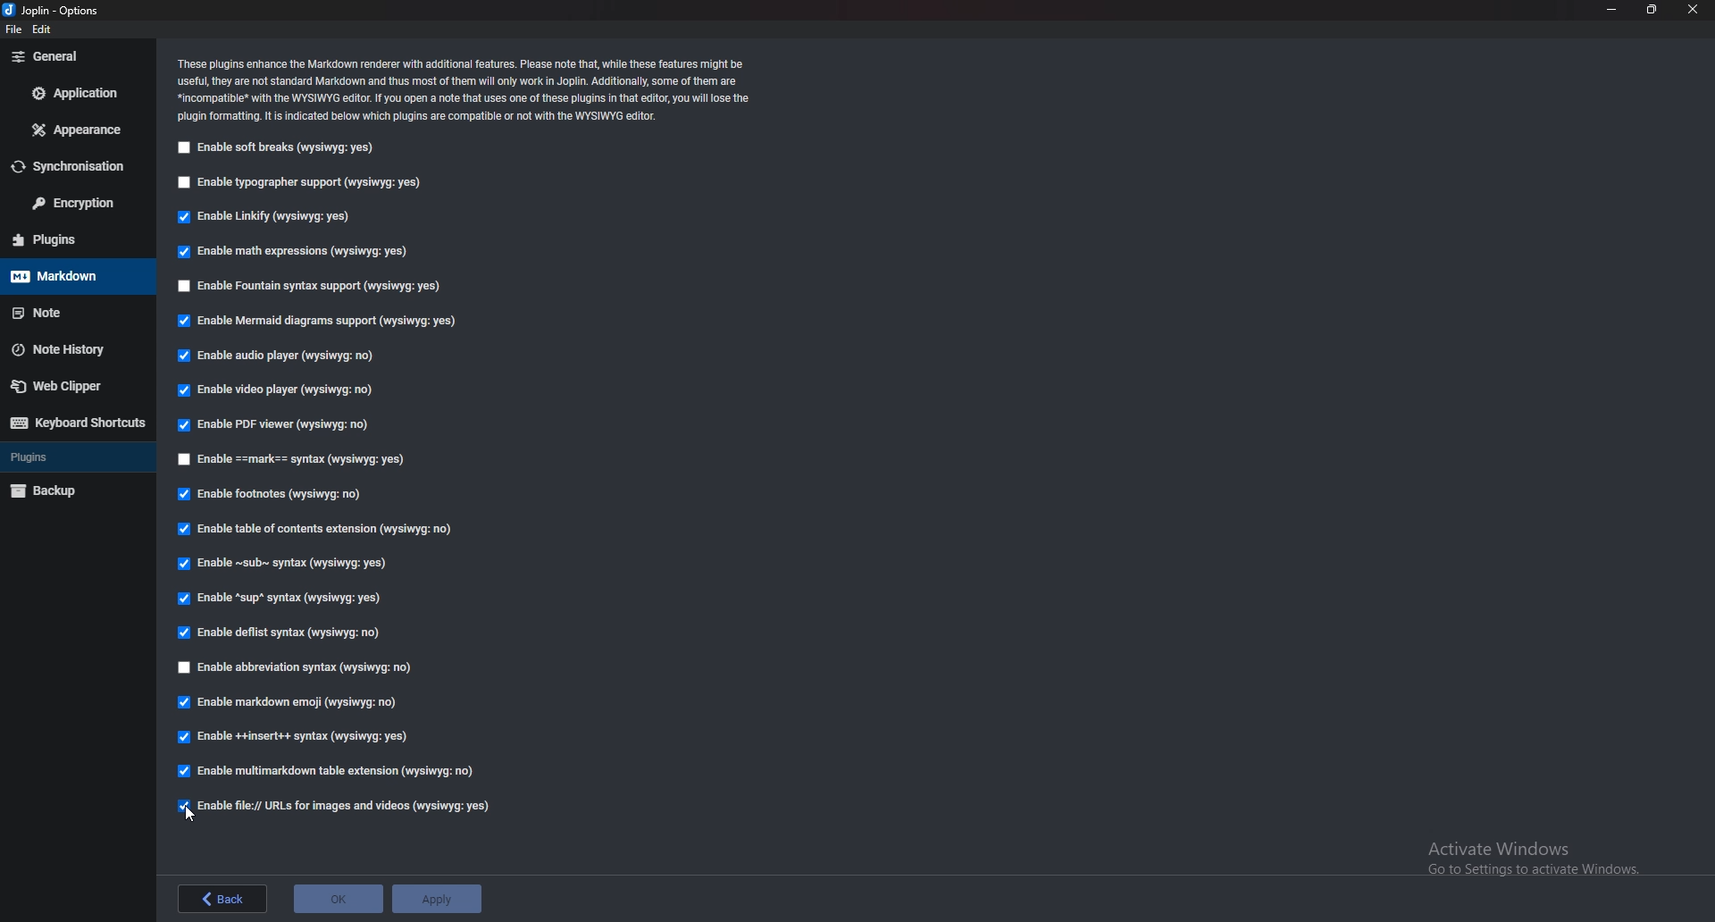 This screenshot has width=1715, height=922. What do you see at coordinates (314, 286) in the screenshot?
I see `enable fountain syntax support` at bounding box center [314, 286].